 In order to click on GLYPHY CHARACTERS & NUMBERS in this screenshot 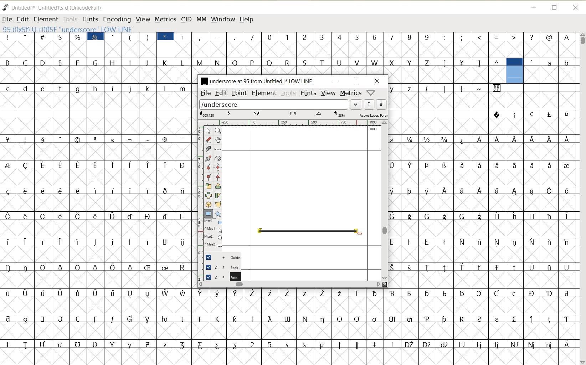, I will do `click(385, 42)`.